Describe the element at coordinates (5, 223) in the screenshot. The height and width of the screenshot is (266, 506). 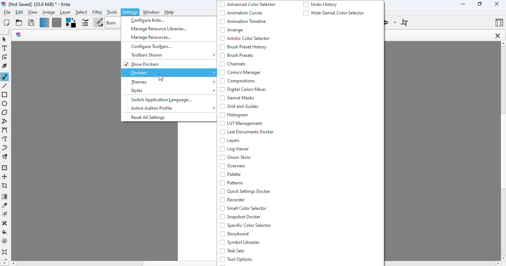
I see `smart patch tool` at that location.